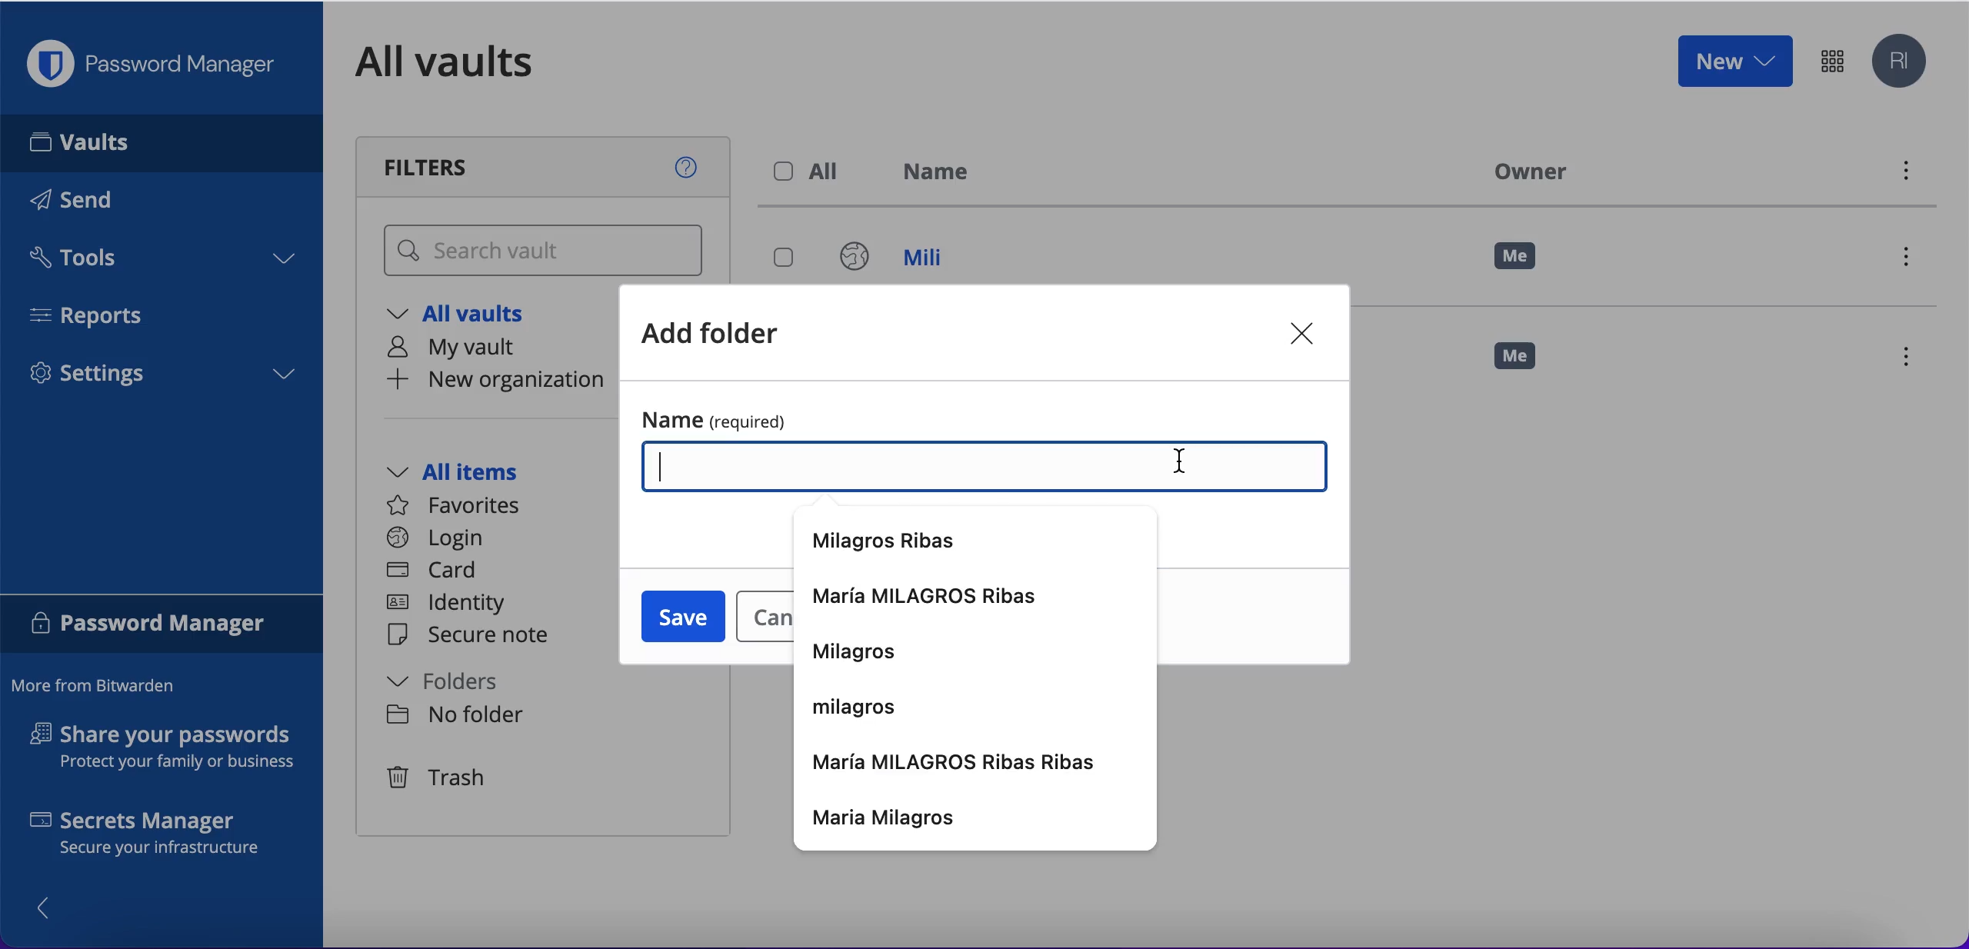 This screenshot has width=1969, height=949. Describe the element at coordinates (1526, 171) in the screenshot. I see `owner` at that location.